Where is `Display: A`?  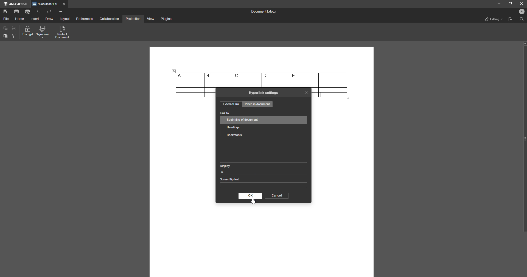
Display: A is located at coordinates (263, 169).